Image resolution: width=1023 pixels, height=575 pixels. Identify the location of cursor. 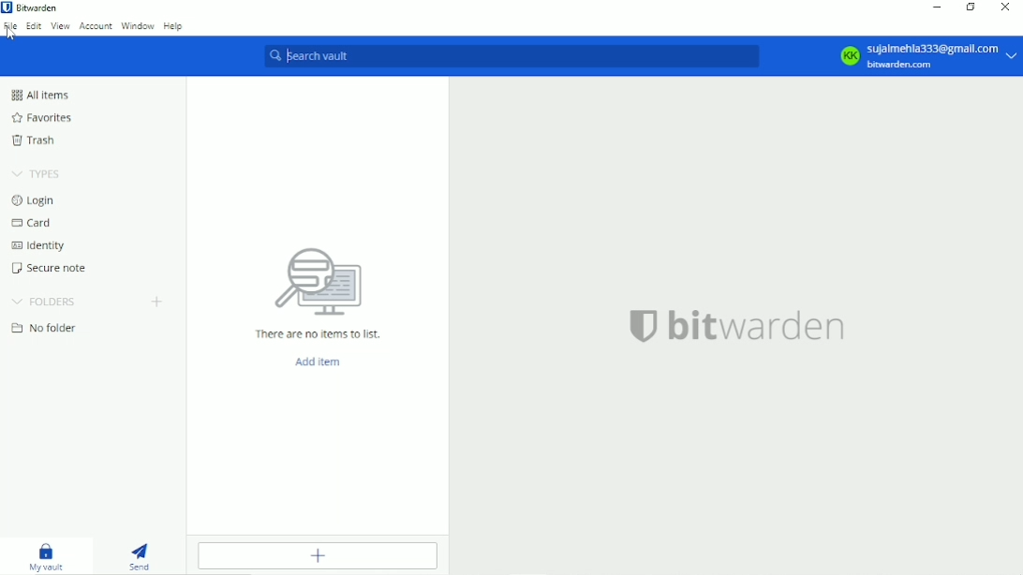
(12, 34).